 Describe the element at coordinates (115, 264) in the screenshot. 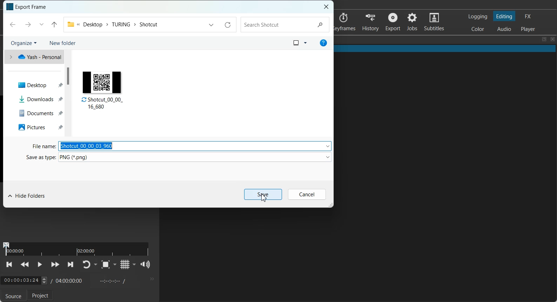

I see `Drop down box` at that location.